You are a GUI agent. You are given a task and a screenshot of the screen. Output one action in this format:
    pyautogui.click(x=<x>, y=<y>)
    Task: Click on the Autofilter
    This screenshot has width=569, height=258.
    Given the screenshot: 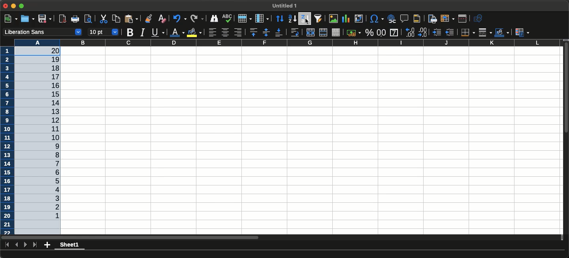 What is the action you would take?
    pyautogui.click(x=317, y=19)
    